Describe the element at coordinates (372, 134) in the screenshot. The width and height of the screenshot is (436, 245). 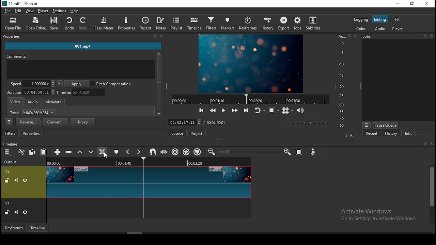
I see `recent` at that location.